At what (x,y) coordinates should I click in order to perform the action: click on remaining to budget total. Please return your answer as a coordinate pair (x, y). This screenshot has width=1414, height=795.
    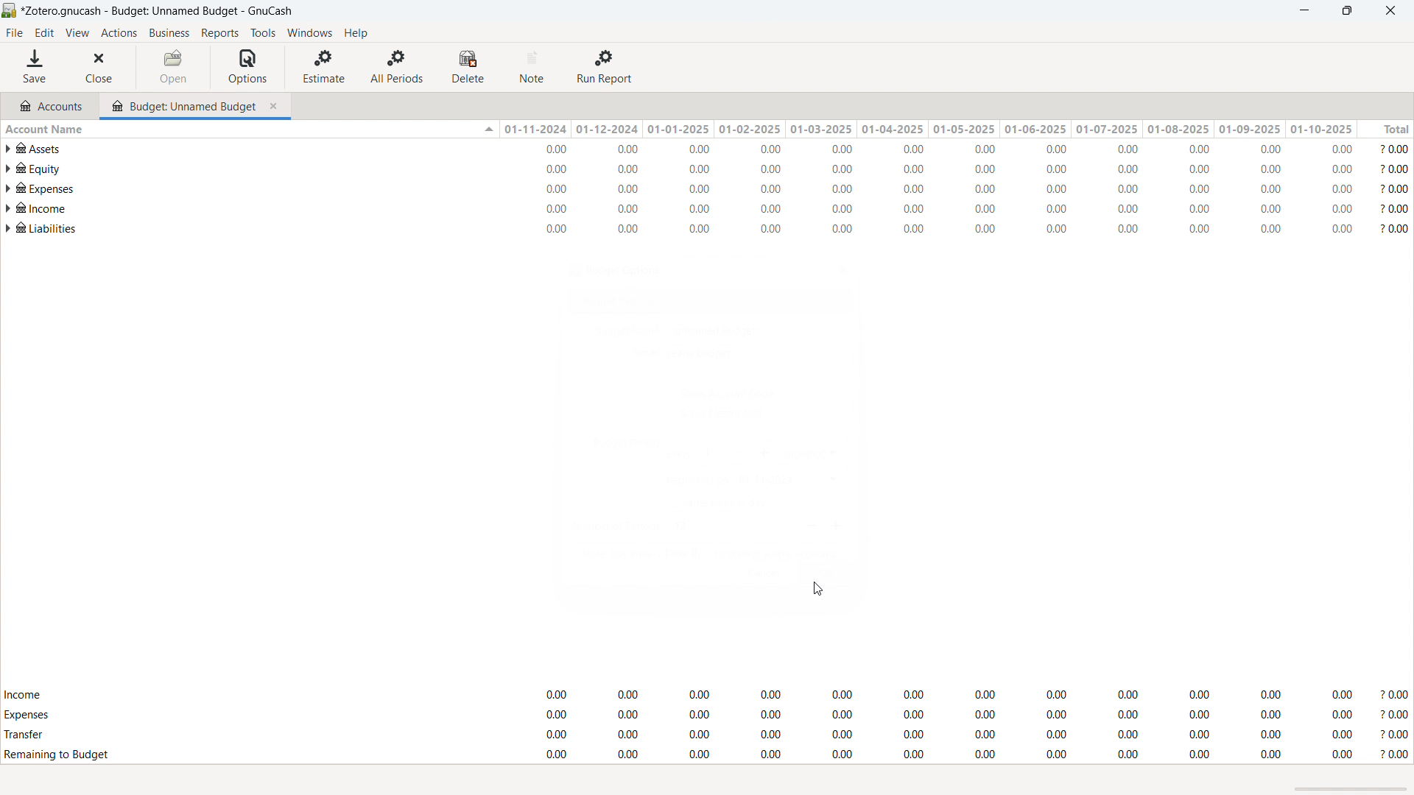
    Looking at the image, I should click on (707, 755).